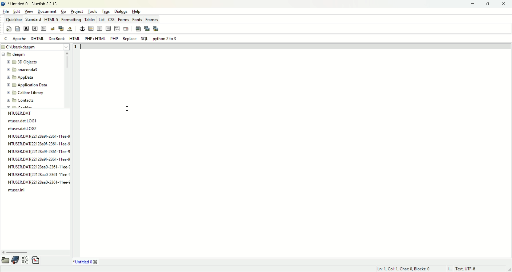 The width and height of the screenshot is (512, 272). Describe the element at coordinates (71, 20) in the screenshot. I see `formatting` at that location.